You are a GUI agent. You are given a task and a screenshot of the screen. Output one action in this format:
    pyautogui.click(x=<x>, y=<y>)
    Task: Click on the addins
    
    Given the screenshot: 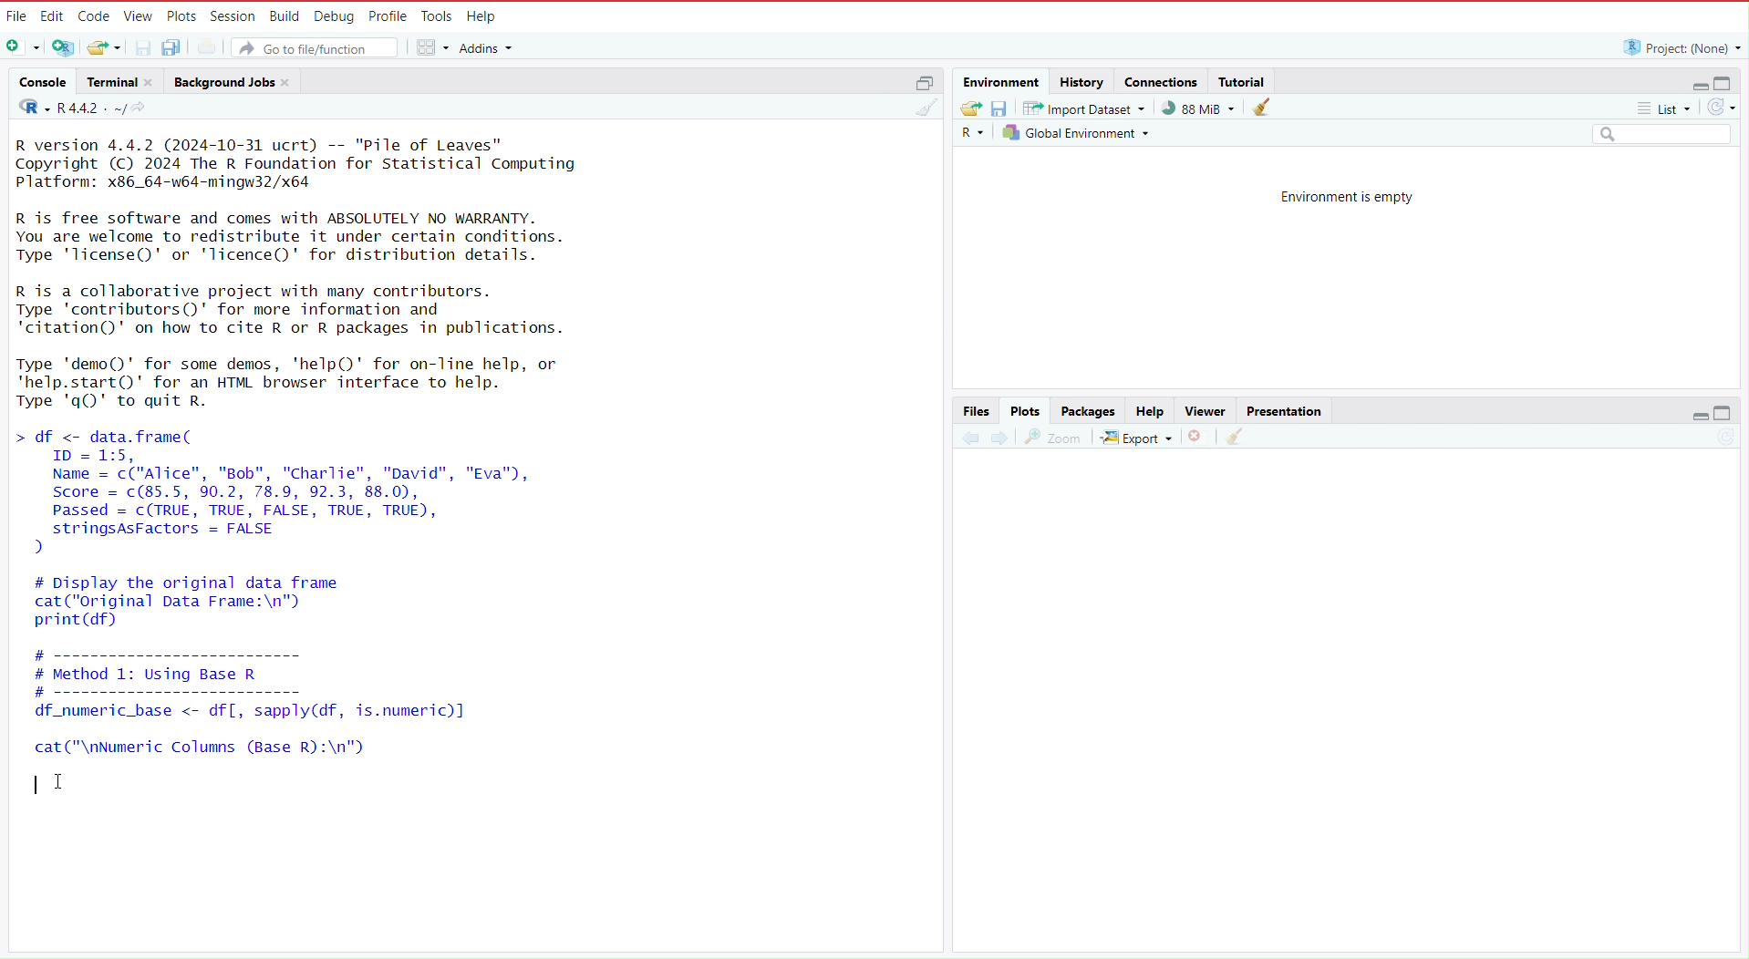 What is the action you would take?
    pyautogui.click(x=488, y=46)
    